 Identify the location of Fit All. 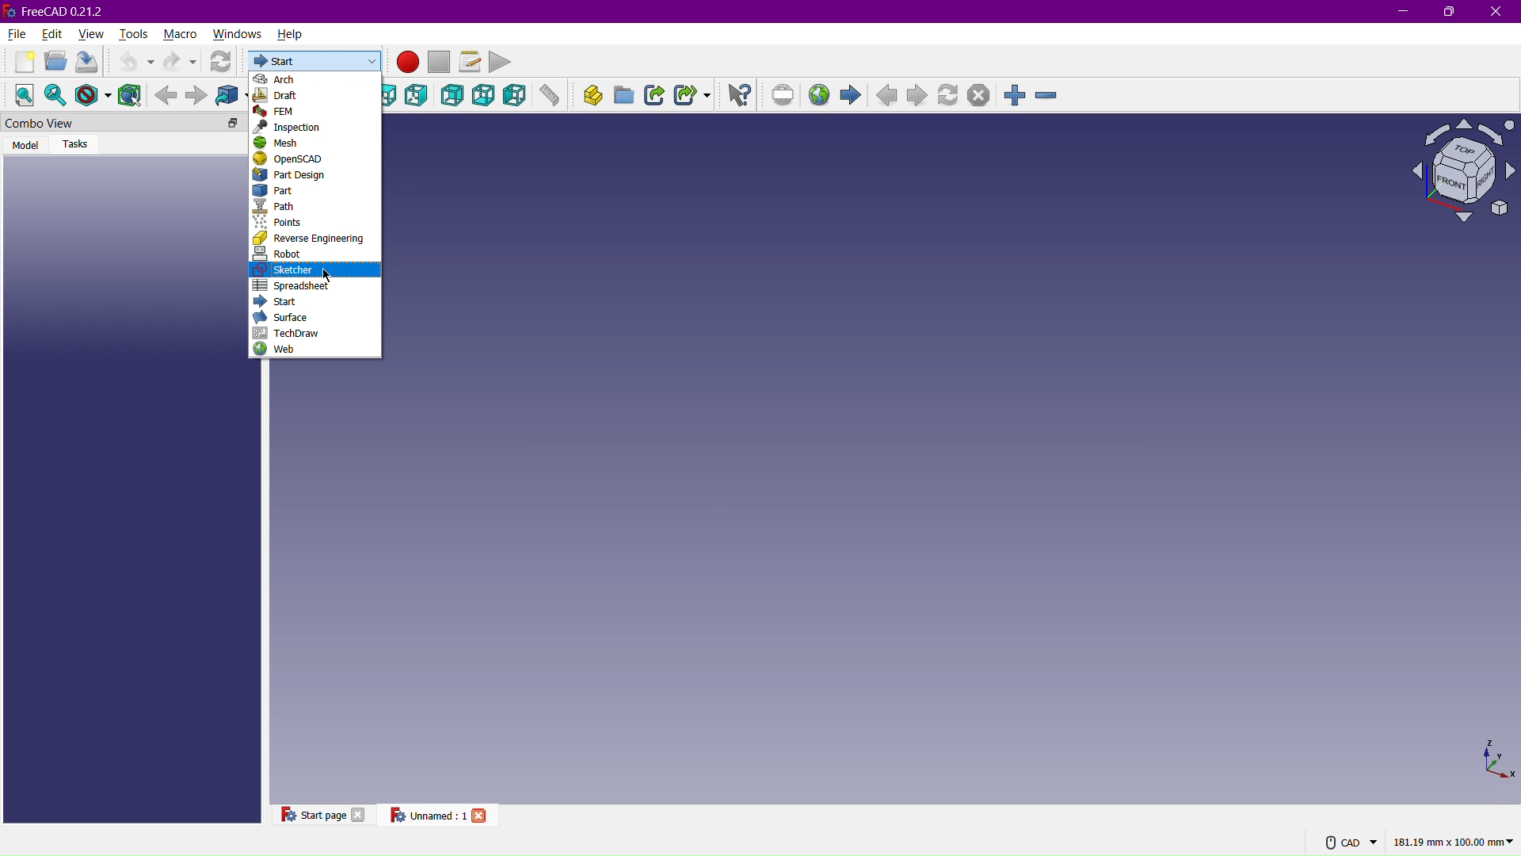
(22, 94).